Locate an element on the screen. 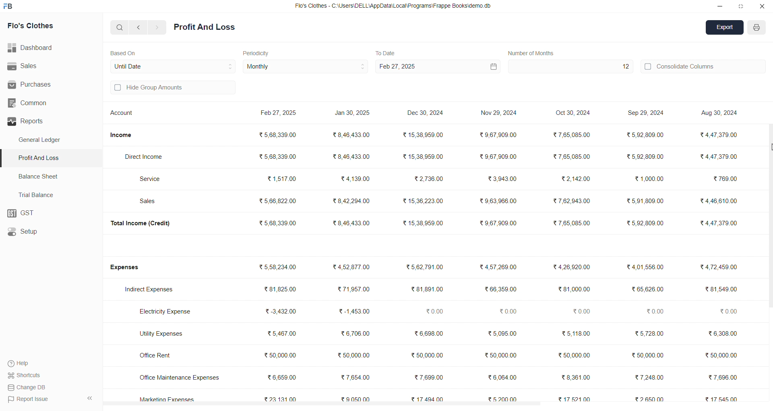 The image size is (773, 411). ₹7,65,085.00 is located at coordinates (573, 135).